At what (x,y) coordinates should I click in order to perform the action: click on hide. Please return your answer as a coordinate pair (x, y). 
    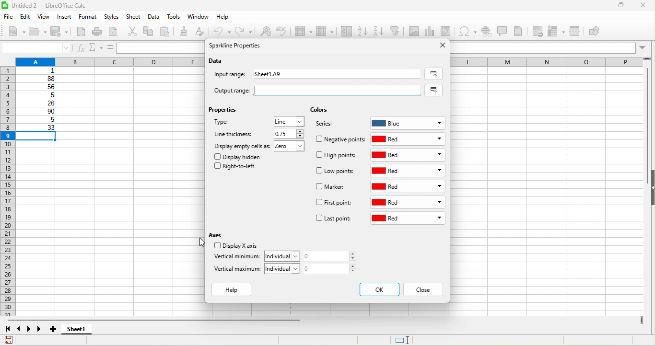
    Looking at the image, I should click on (651, 188).